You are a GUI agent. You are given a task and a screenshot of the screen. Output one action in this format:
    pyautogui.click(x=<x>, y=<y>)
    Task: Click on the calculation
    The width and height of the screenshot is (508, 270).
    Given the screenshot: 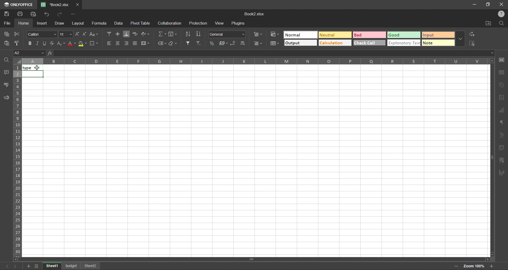 What is the action you would take?
    pyautogui.click(x=334, y=43)
    